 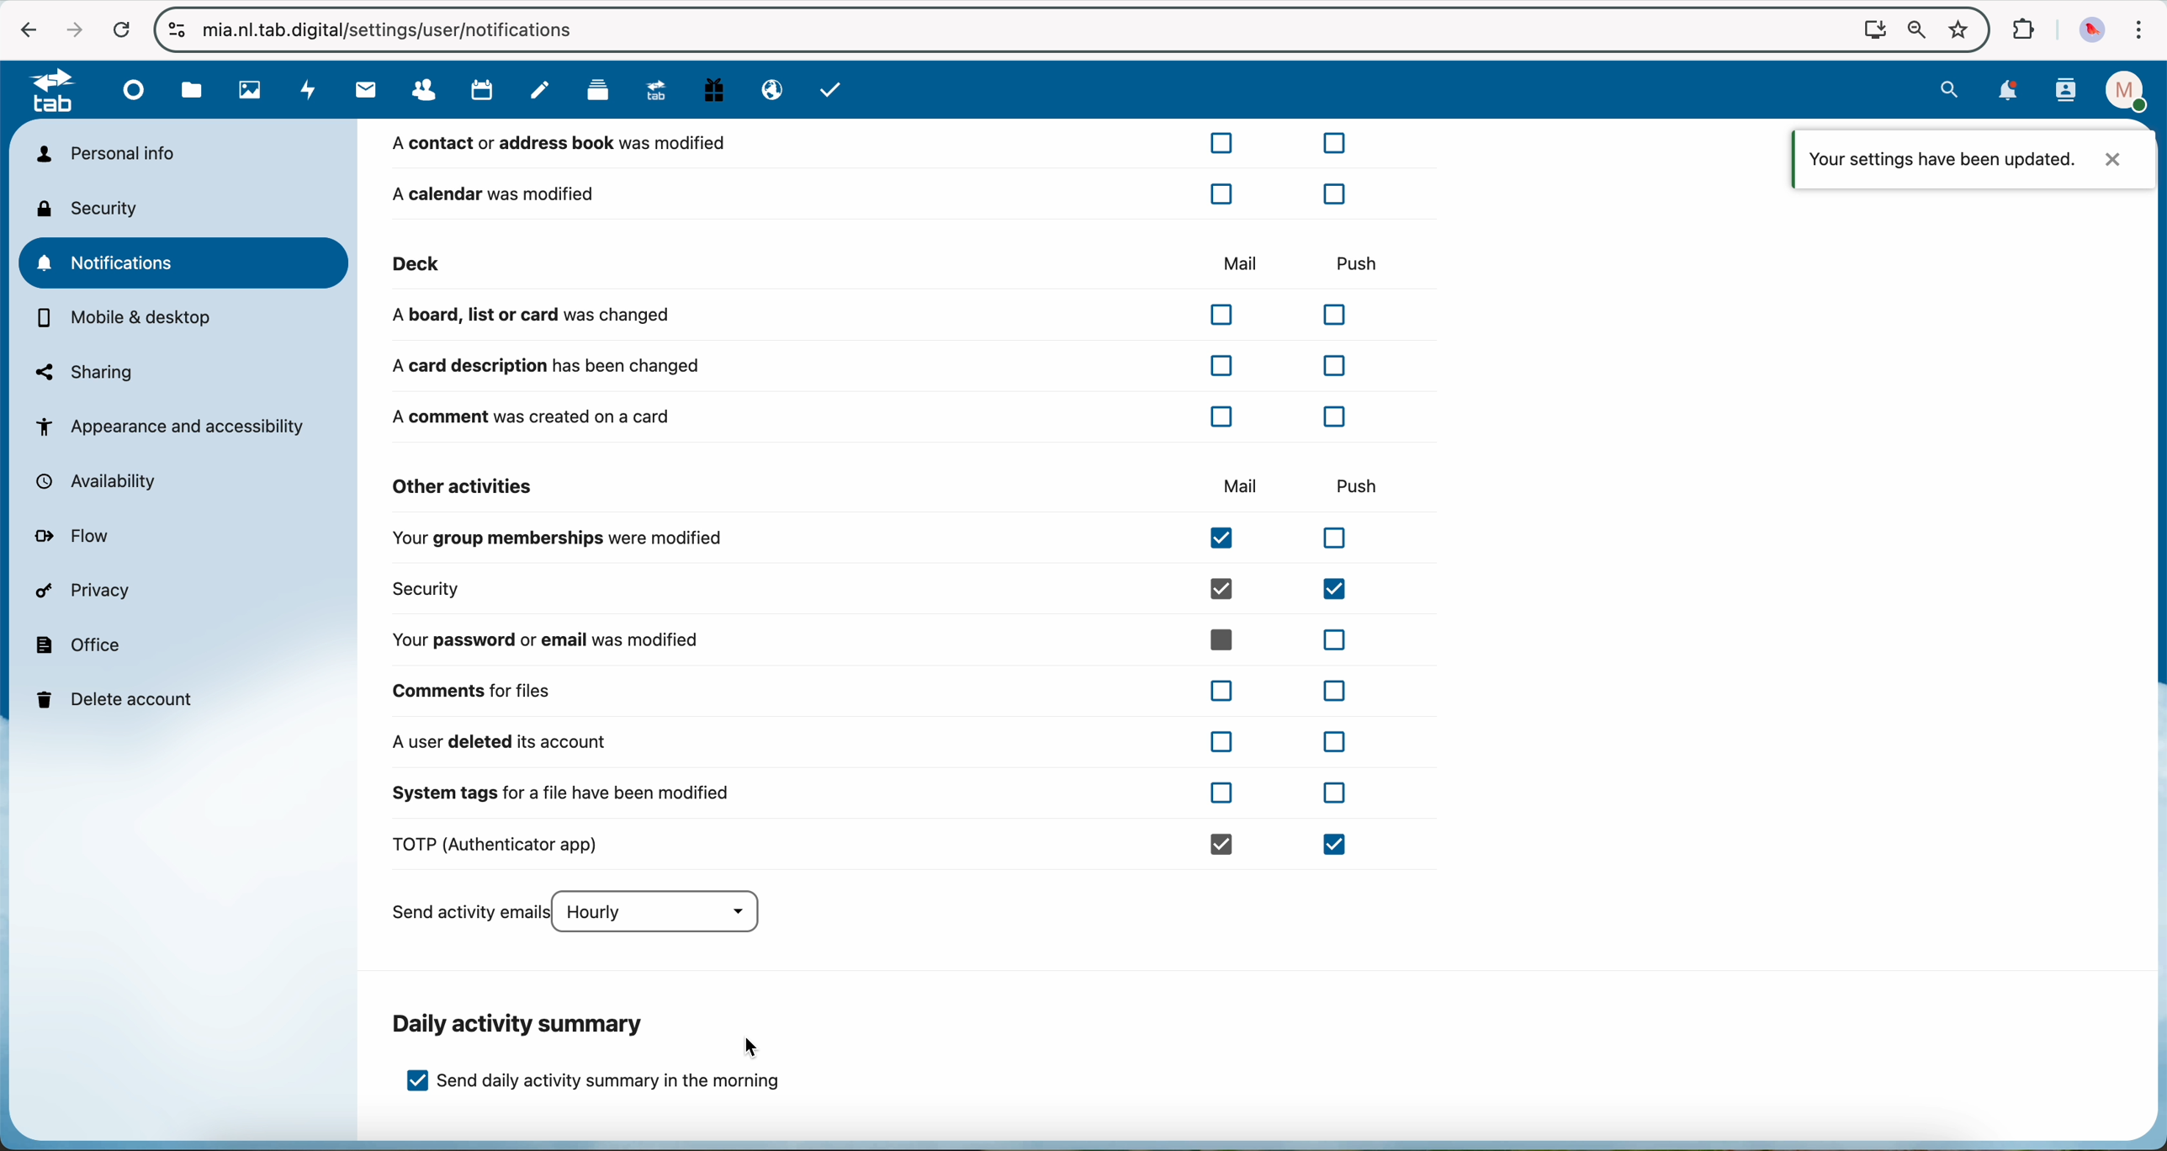 I want to click on notes, so click(x=540, y=91).